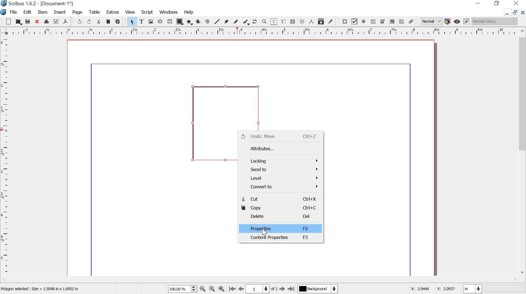 The image size is (526, 294). Describe the element at coordinates (60, 12) in the screenshot. I see `insert` at that location.